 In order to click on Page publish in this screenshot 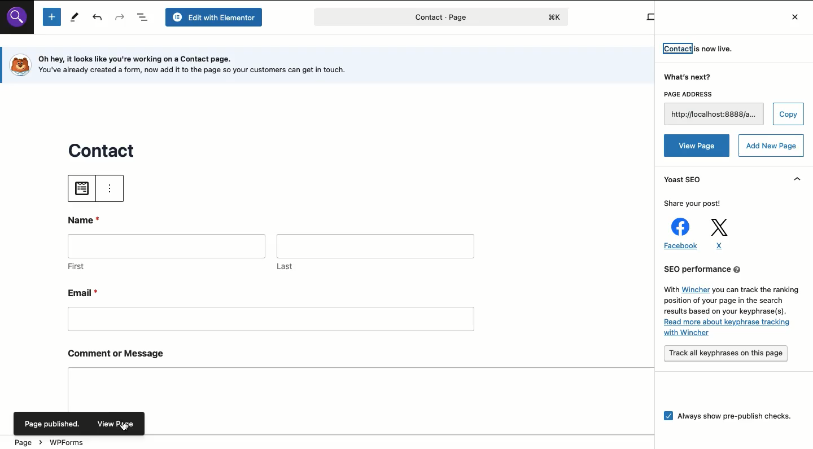, I will do `click(53, 424)`.